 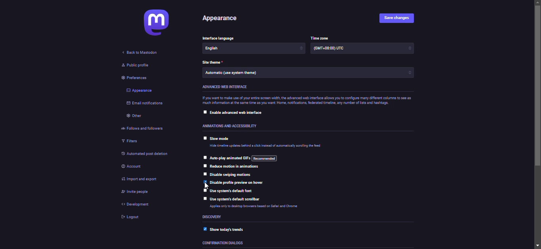 I want to click on enable advanced web interface, so click(x=240, y=113).